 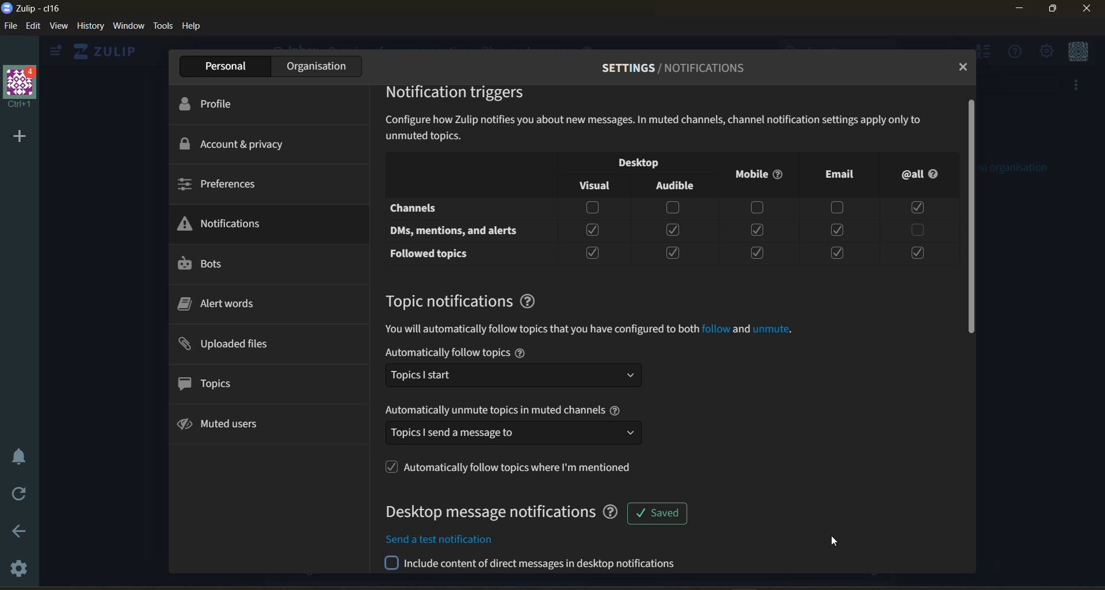 I want to click on organisation, so click(x=314, y=66).